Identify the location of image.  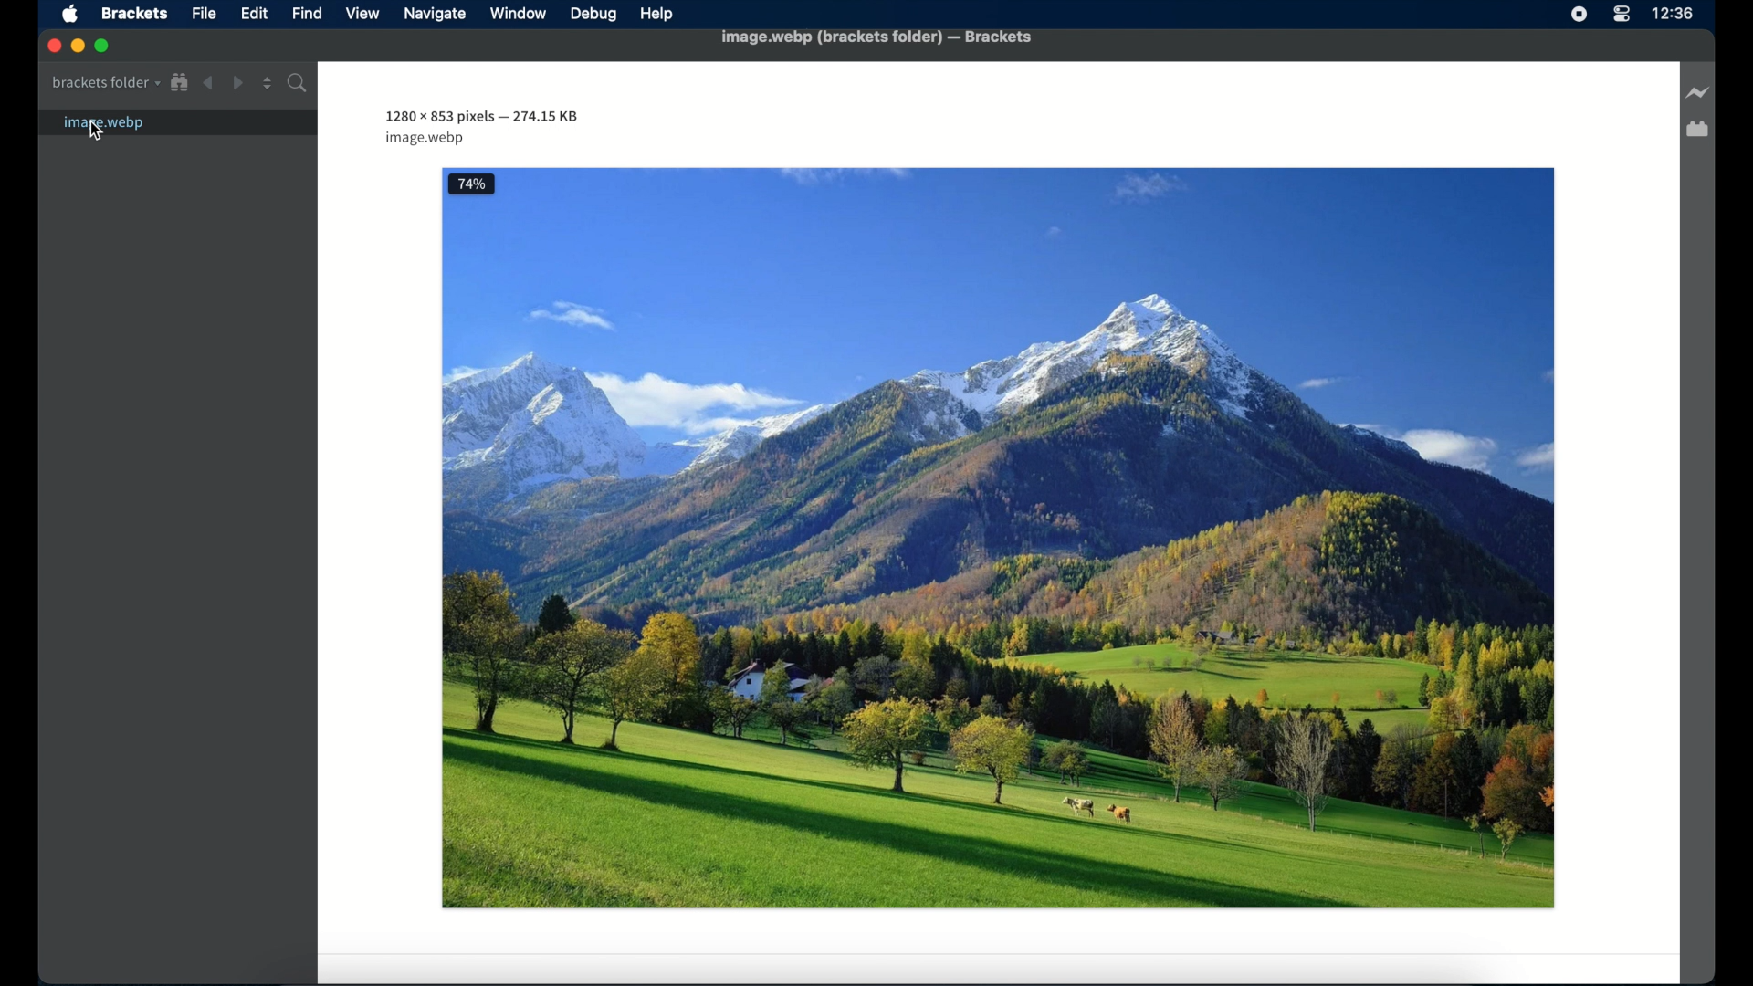
(998, 540).